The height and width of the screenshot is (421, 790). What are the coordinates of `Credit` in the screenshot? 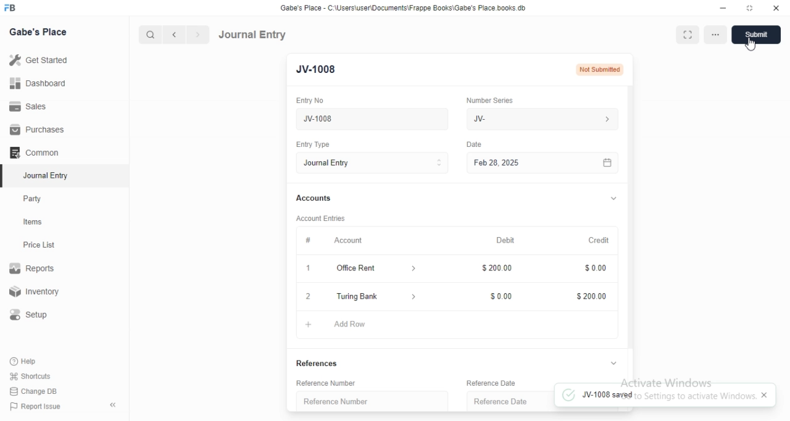 It's located at (599, 241).